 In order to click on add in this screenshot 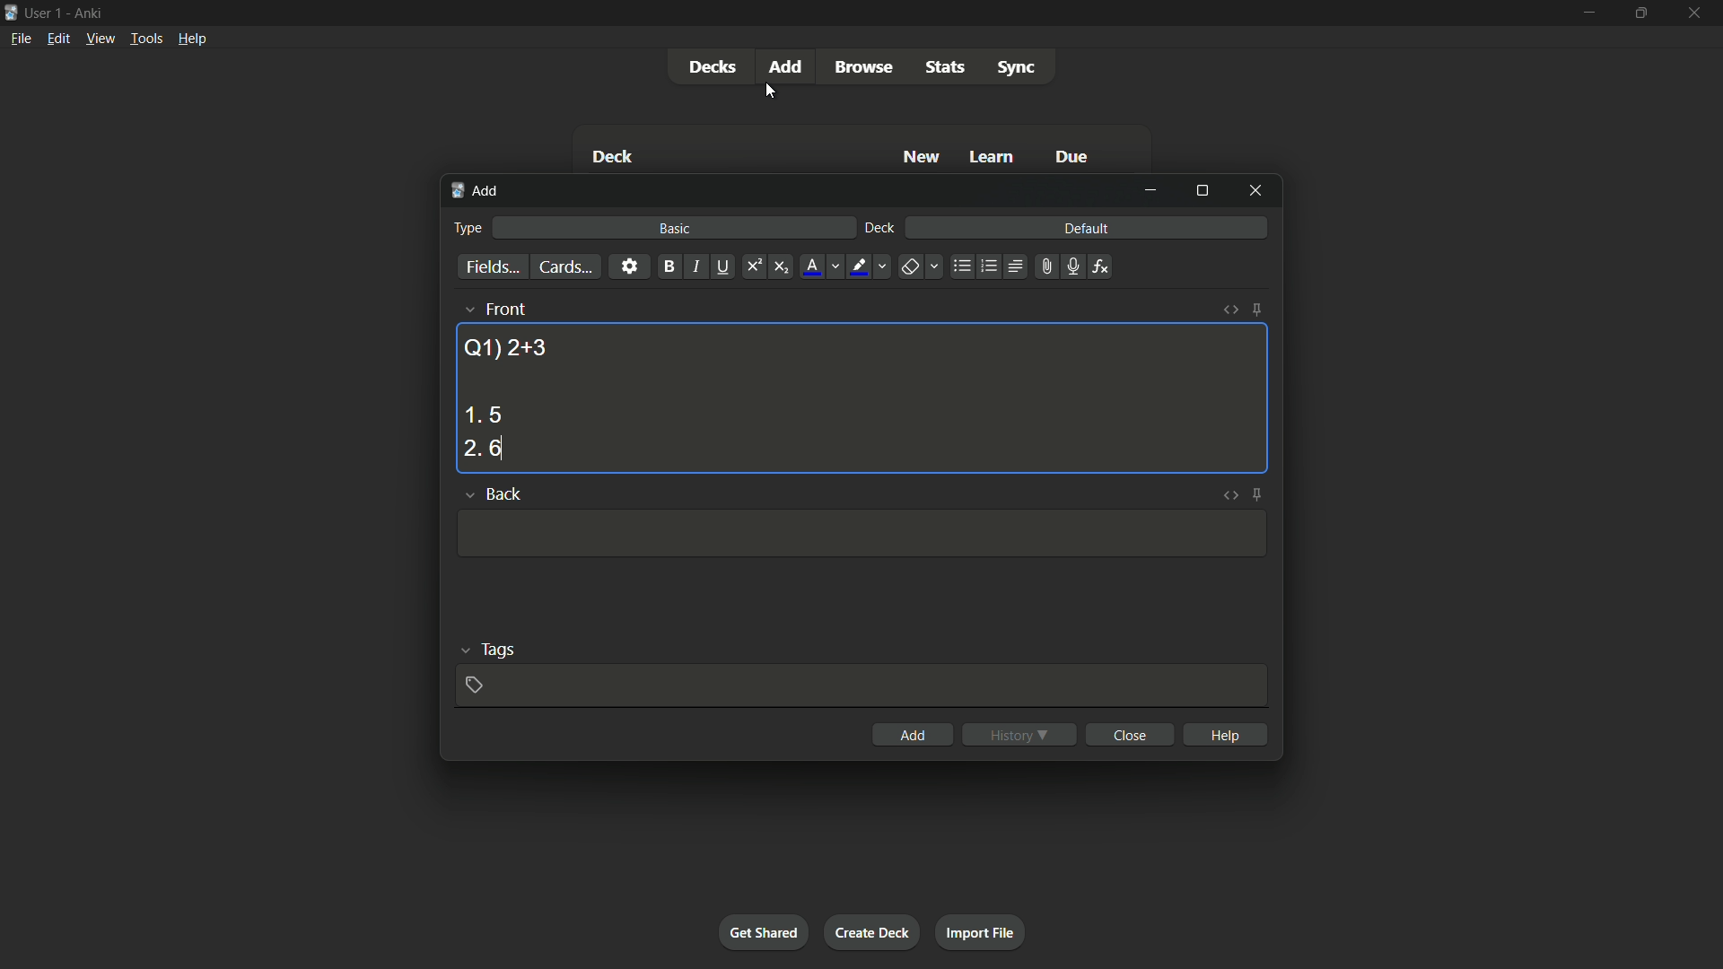, I will do `click(914, 735)`.